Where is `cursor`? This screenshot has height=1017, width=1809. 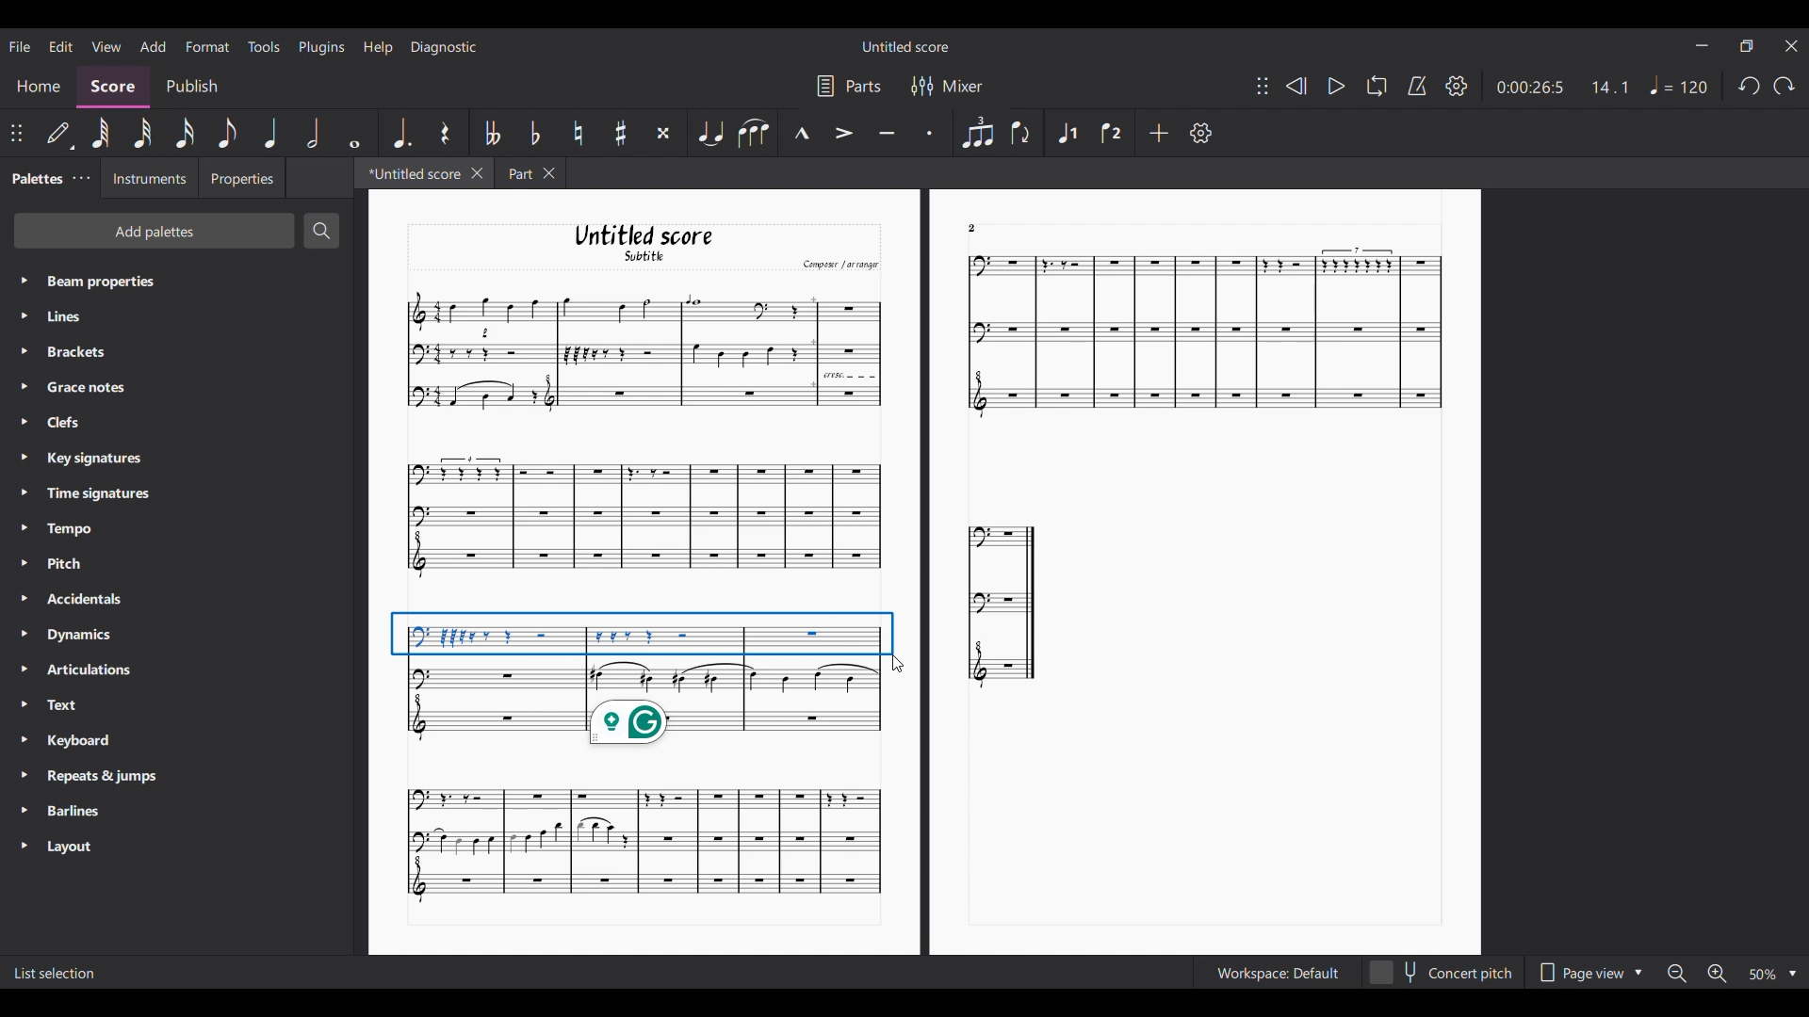
cursor is located at coordinates (900, 666).